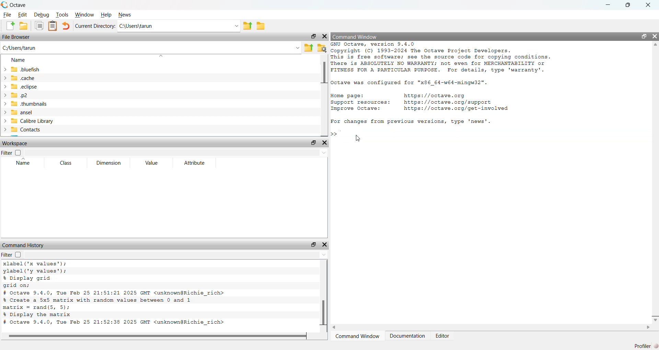 This screenshot has height=350, width=659. Describe the element at coordinates (33, 120) in the screenshot. I see `Calibre Library` at that location.